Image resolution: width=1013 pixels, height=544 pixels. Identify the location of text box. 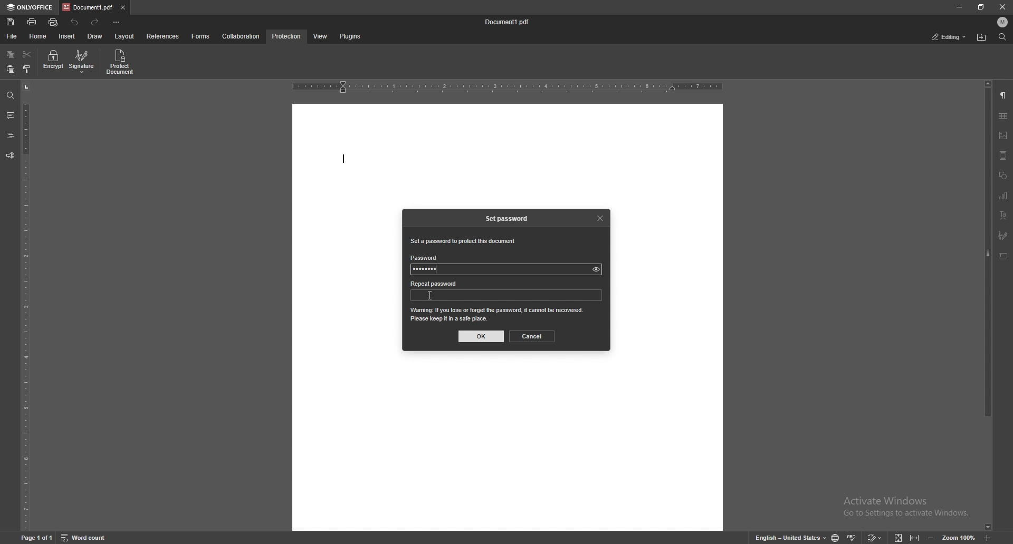
(1004, 256).